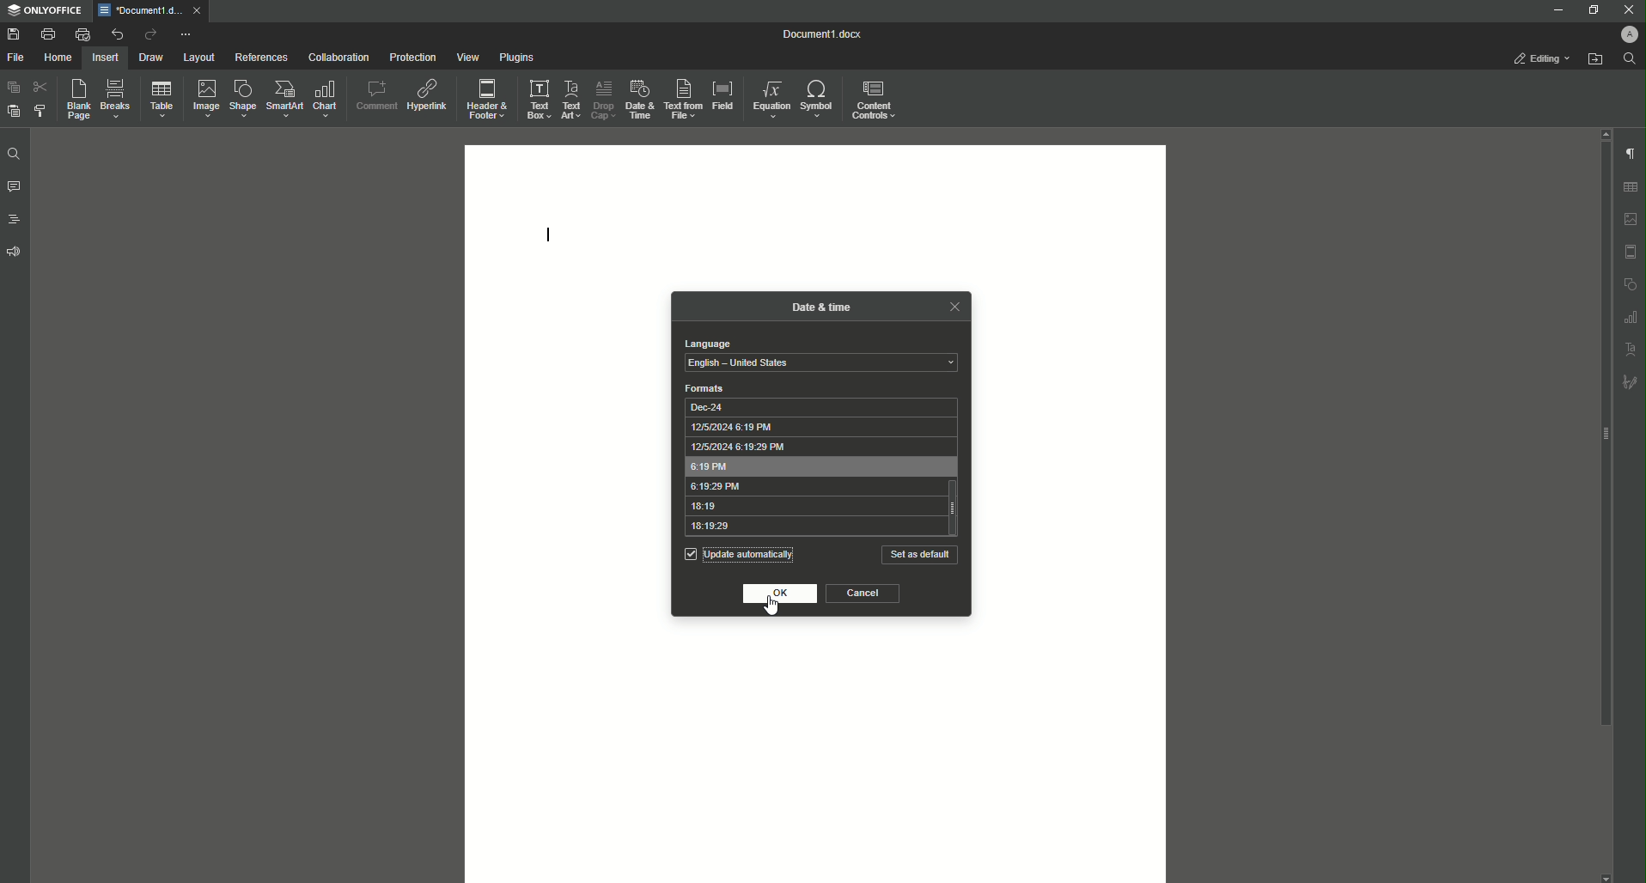  What do you see at coordinates (1630, 283) in the screenshot?
I see `shape settings` at bounding box center [1630, 283].